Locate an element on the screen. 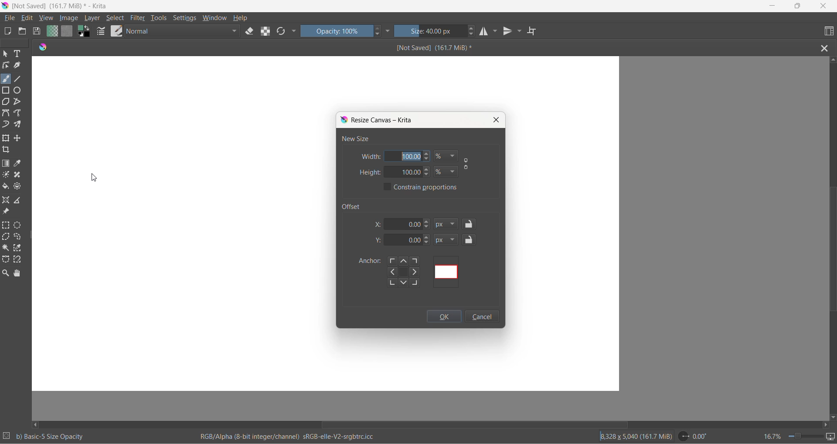  increment size is located at coordinates (472, 27).